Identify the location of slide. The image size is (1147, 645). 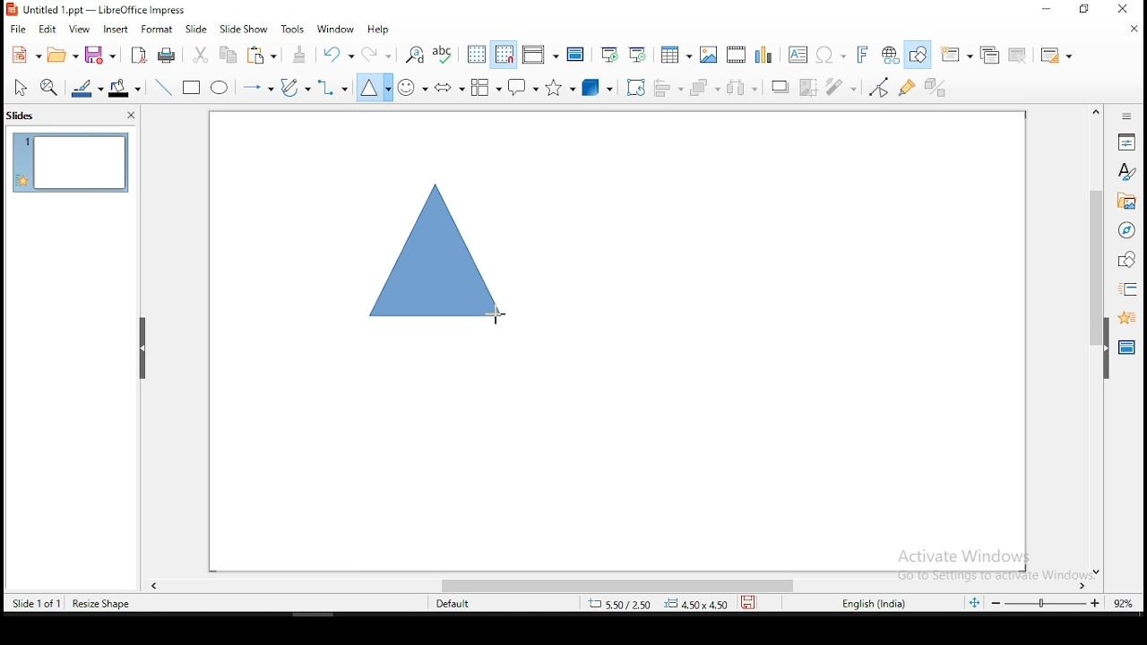
(70, 161).